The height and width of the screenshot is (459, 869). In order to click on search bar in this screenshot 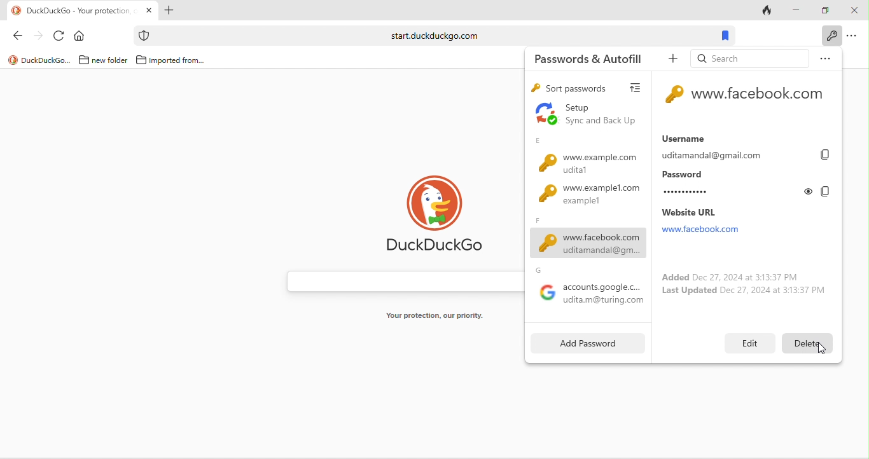, I will do `click(431, 36)`.